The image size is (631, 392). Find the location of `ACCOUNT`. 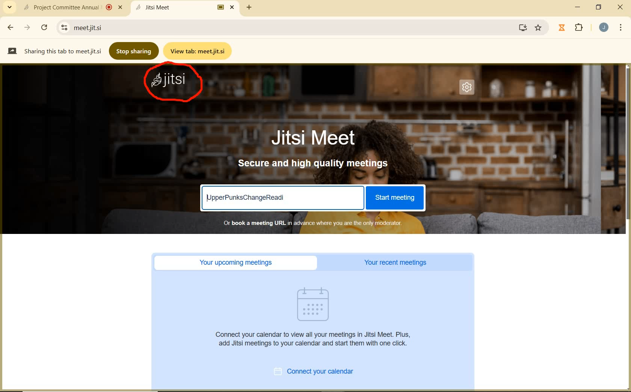

ACCOUNT is located at coordinates (604, 27).